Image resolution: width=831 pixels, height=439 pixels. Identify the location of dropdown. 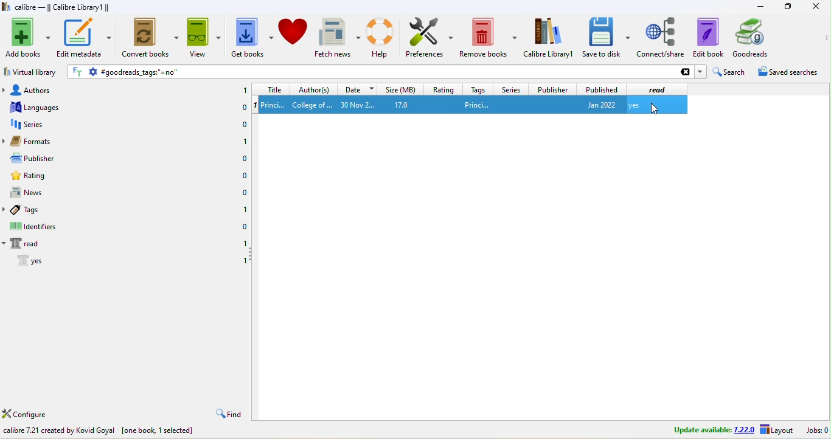
(700, 72).